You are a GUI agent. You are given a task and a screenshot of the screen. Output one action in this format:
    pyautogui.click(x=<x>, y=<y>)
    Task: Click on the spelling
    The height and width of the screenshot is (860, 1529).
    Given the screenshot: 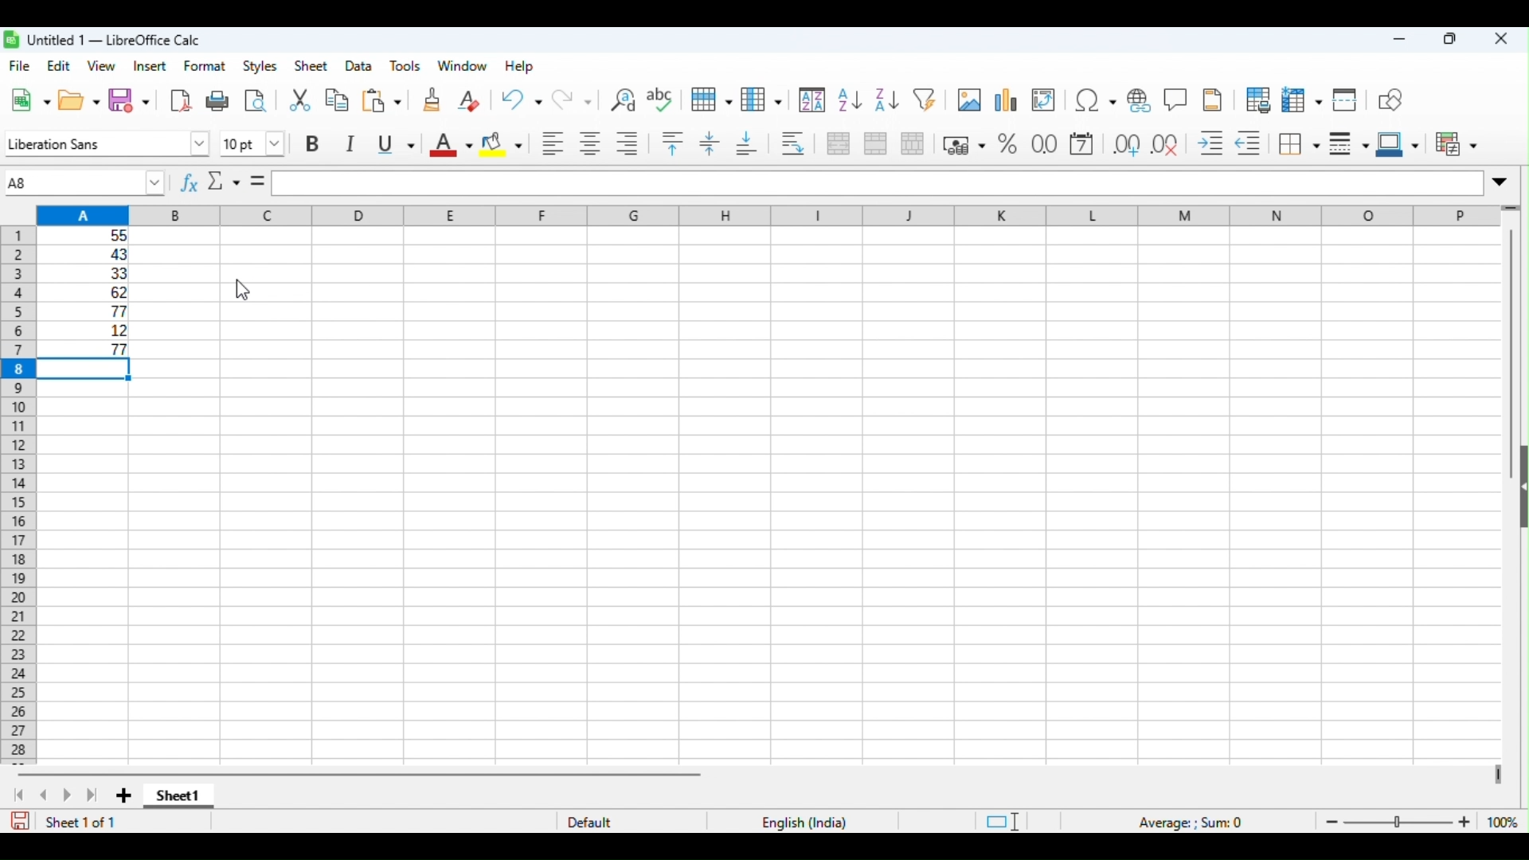 What is the action you would take?
    pyautogui.click(x=663, y=99)
    